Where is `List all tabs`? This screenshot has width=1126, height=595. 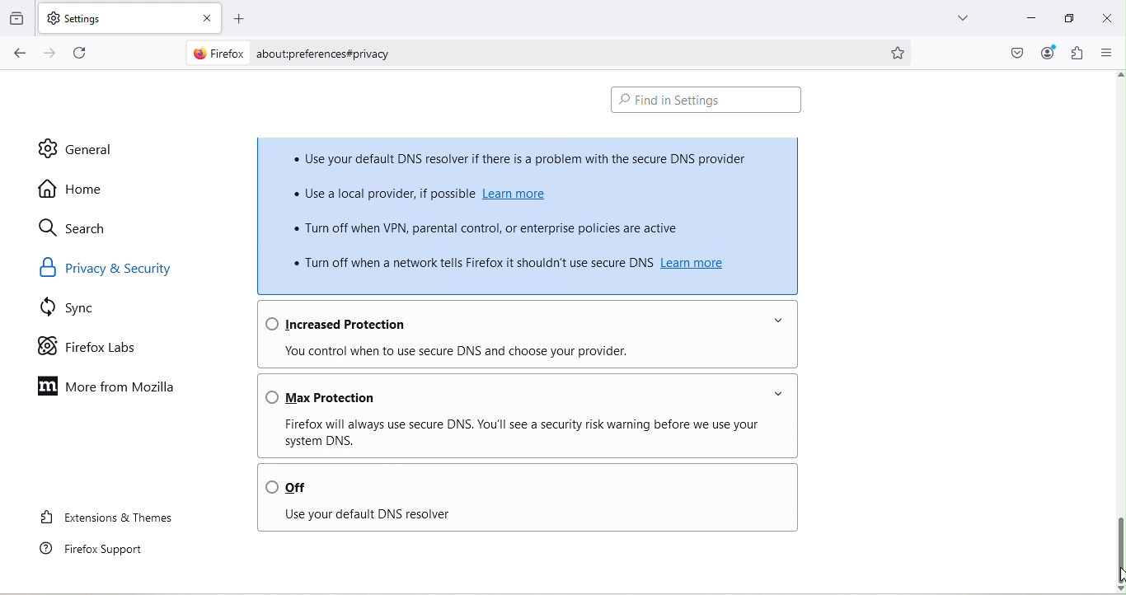 List all tabs is located at coordinates (962, 21).